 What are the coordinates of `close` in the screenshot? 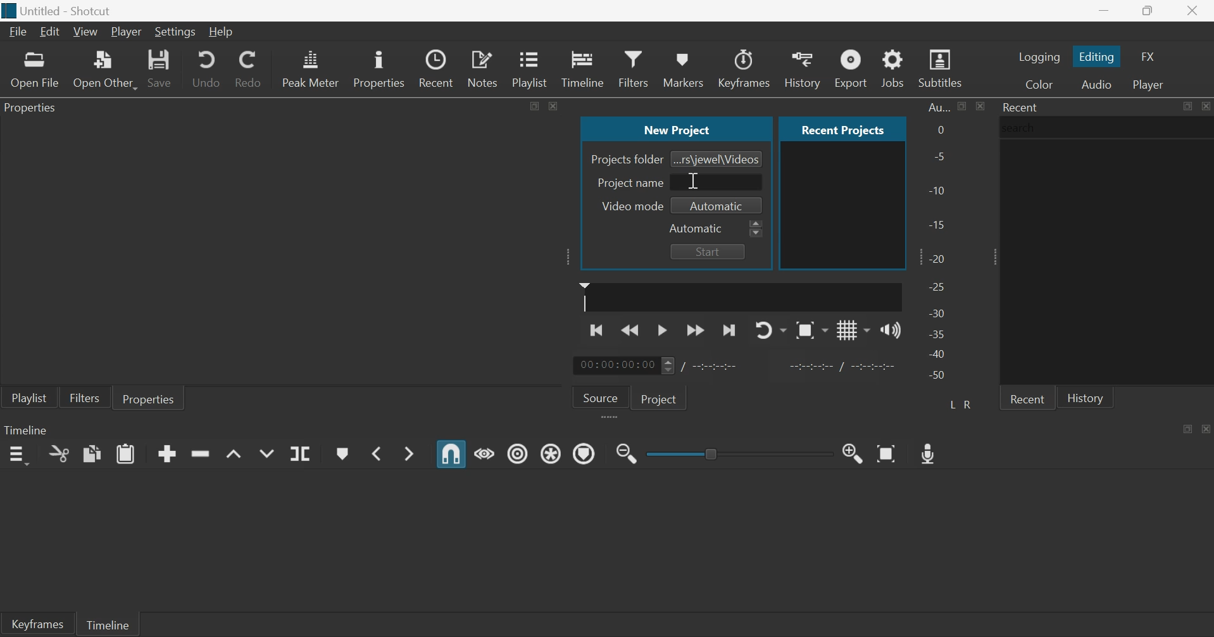 It's located at (553, 105).